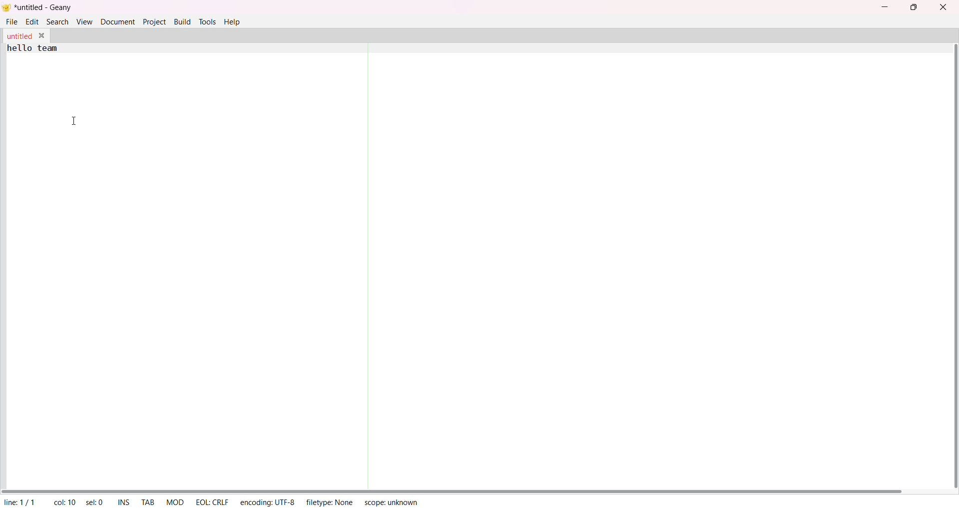 This screenshot has width=959, height=508. I want to click on hello team, so click(33, 49).